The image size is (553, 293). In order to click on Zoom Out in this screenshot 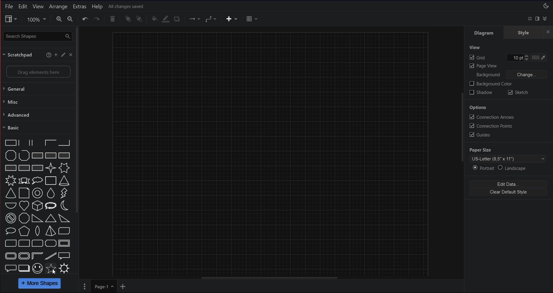, I will do `click(70, 19)`.